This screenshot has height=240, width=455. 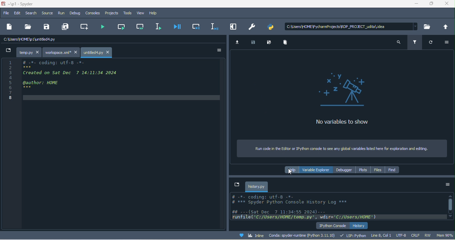 I want to click on maximize current pane, so click(x=234, y=26).